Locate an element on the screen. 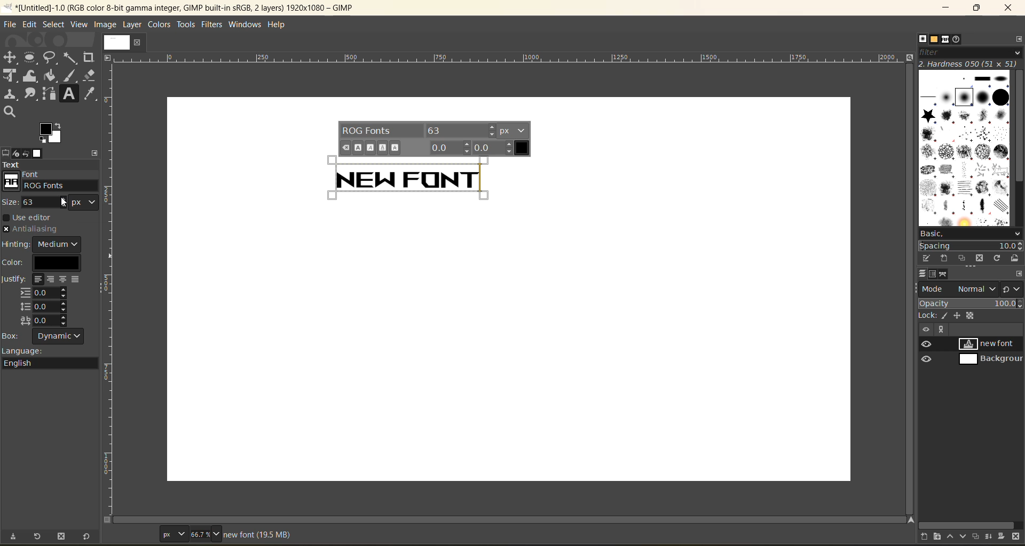  create a new layer is located at coordinates (929, 537).